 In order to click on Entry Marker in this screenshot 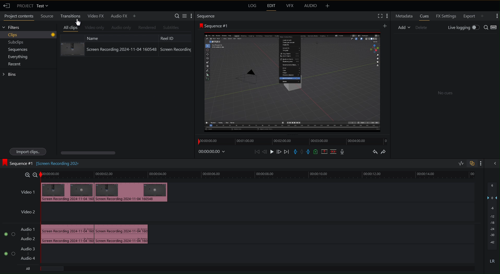, I will do `click(295, 152)`.